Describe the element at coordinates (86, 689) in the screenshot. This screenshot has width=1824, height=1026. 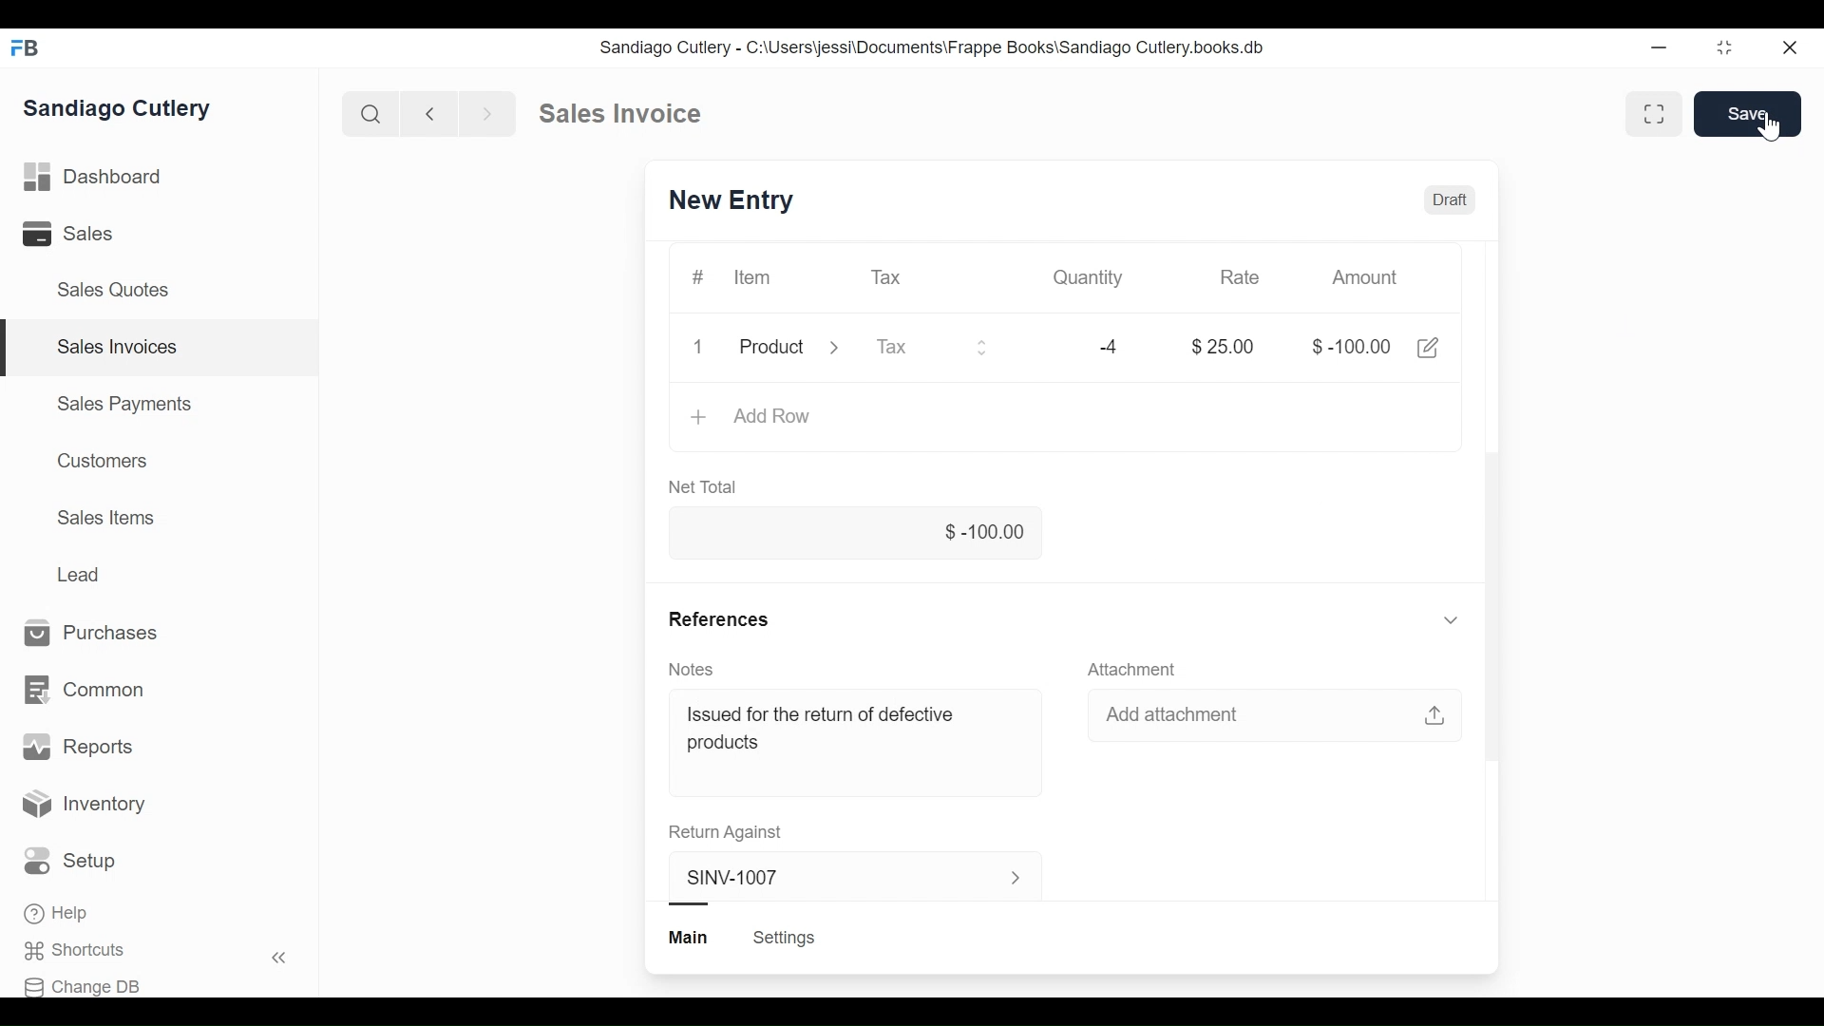
I see ` Common` at that location.